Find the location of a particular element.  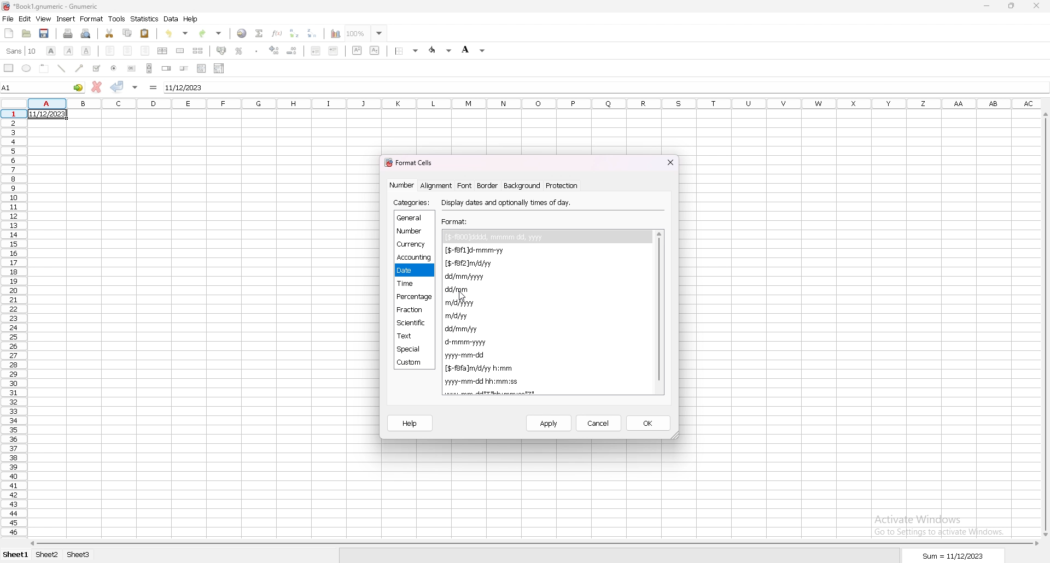

[$-f800]dddd,mmmm dd,yyyy is located at coordinates (497, 237).